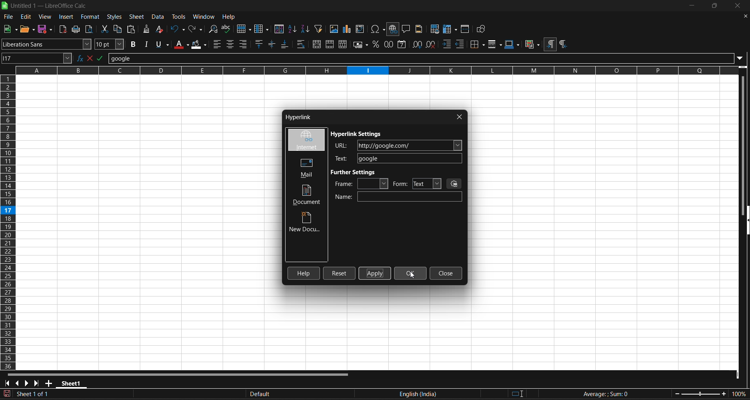 The image size is (750, 400). I want to click on left to right, so click(550, 44).